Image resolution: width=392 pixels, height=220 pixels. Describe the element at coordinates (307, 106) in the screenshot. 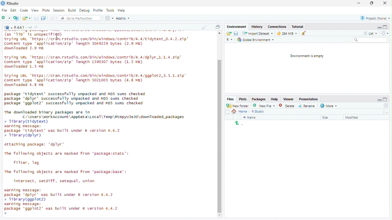

I see `Rename` at that location.